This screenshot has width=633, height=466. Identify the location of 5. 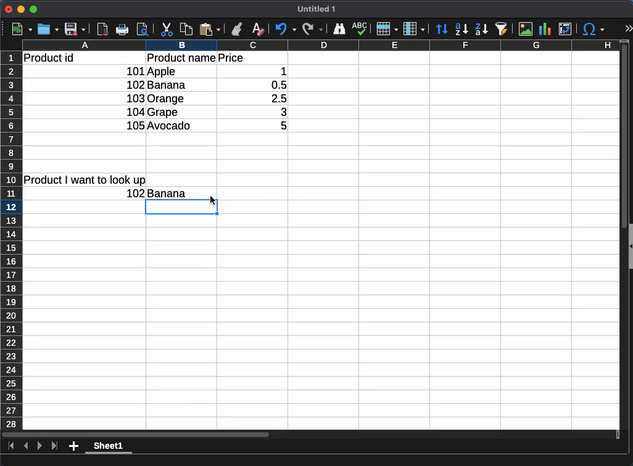
(277, 125).